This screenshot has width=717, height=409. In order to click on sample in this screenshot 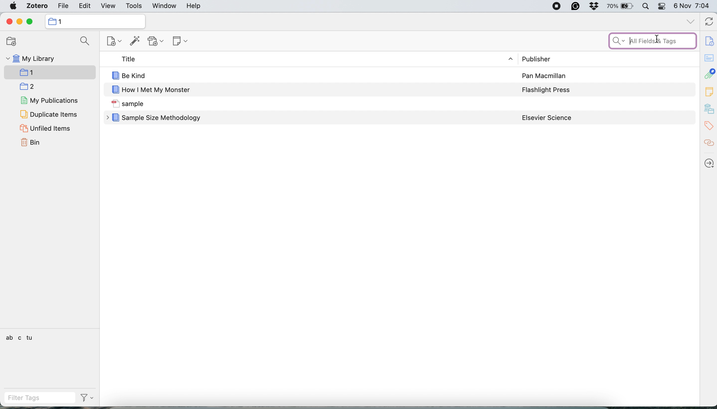, I will do `click(139, 104)`.